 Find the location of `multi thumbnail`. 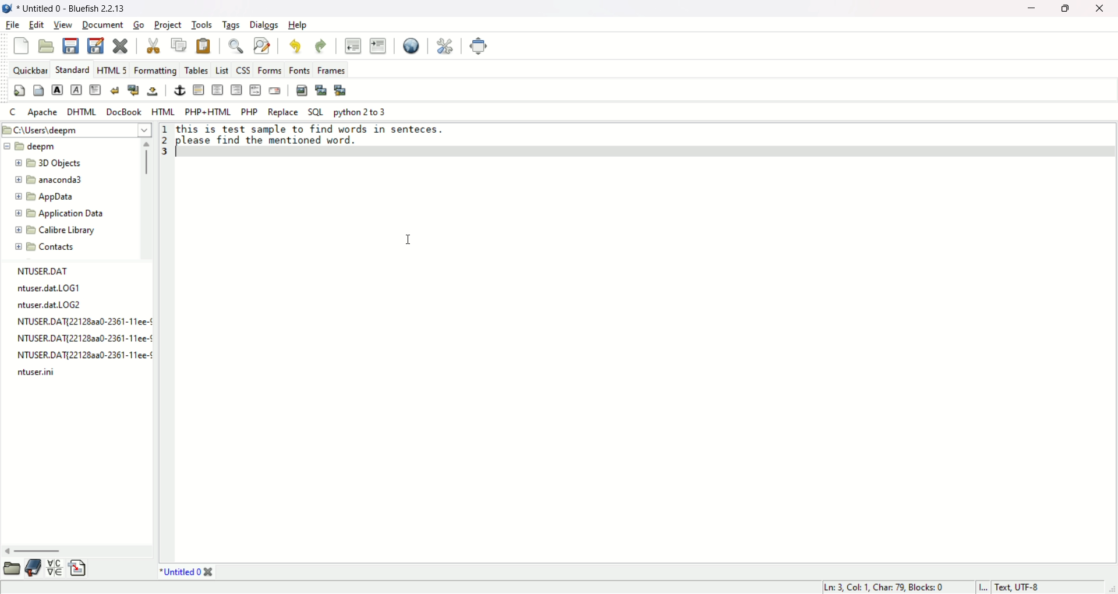

multi thumbnail is located at coordinates (342, 90).